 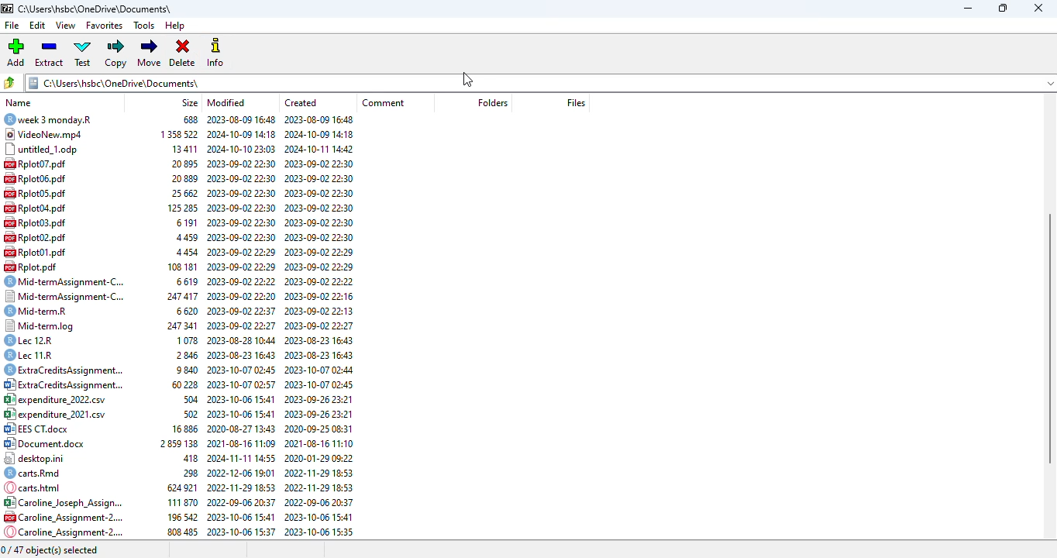 I want to click on 2023-09-02 22:30, so click(x=318, y=208).